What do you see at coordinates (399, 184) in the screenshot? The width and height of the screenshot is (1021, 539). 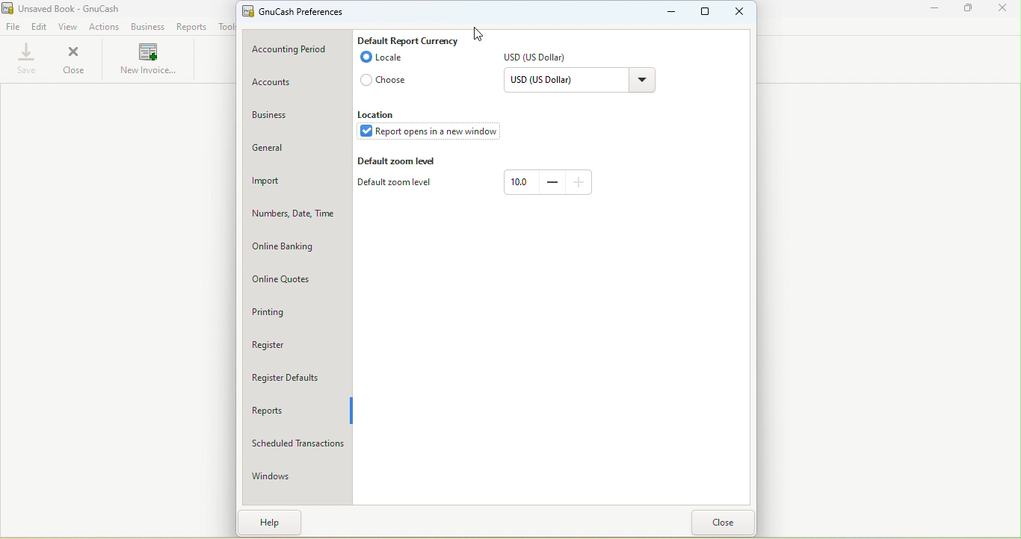 I see `Default zoom level` at bounding box center [399, 184].